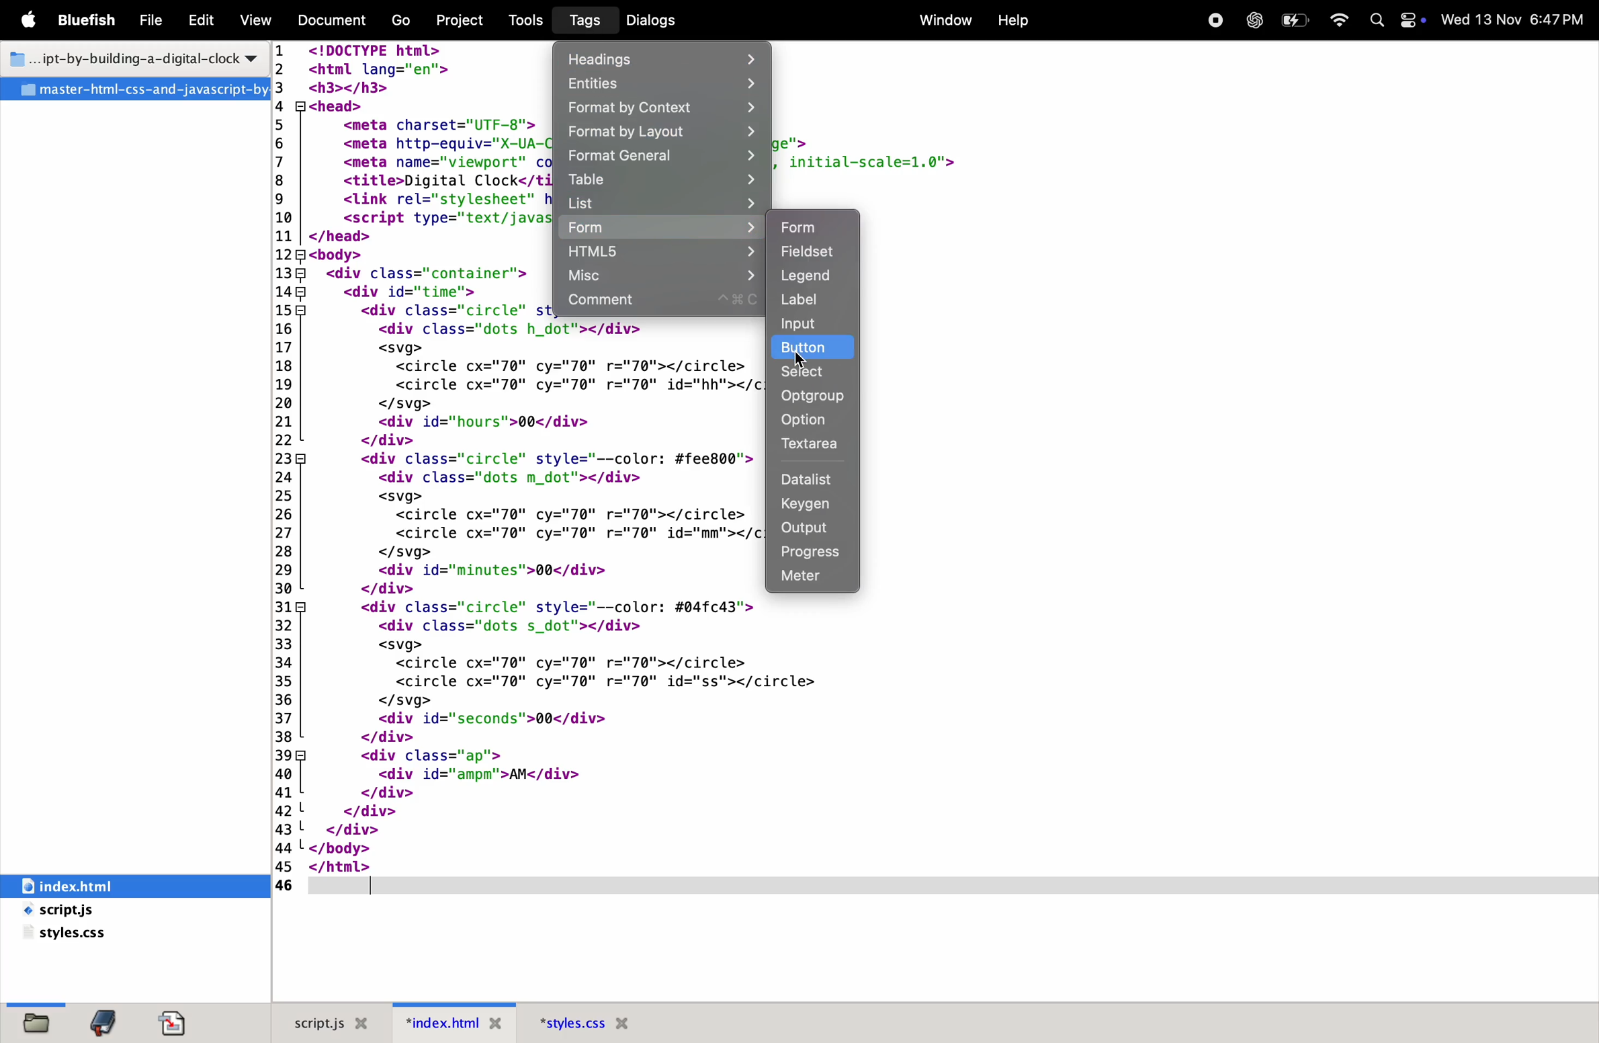 The image size is (1599, 1043). What do you see at coordinates (660, 180) in the screenshot?
I see `table` at bounding box center [660, 180].